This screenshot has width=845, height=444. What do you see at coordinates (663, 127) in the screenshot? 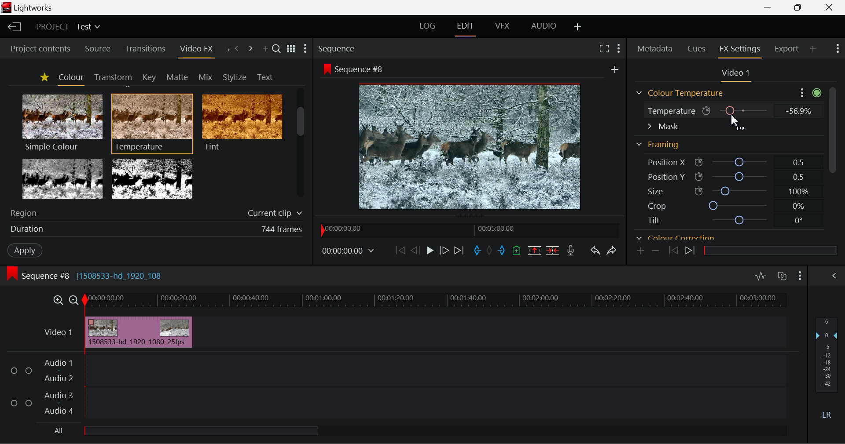
I see `Mask` at bounding box center [663, 127].